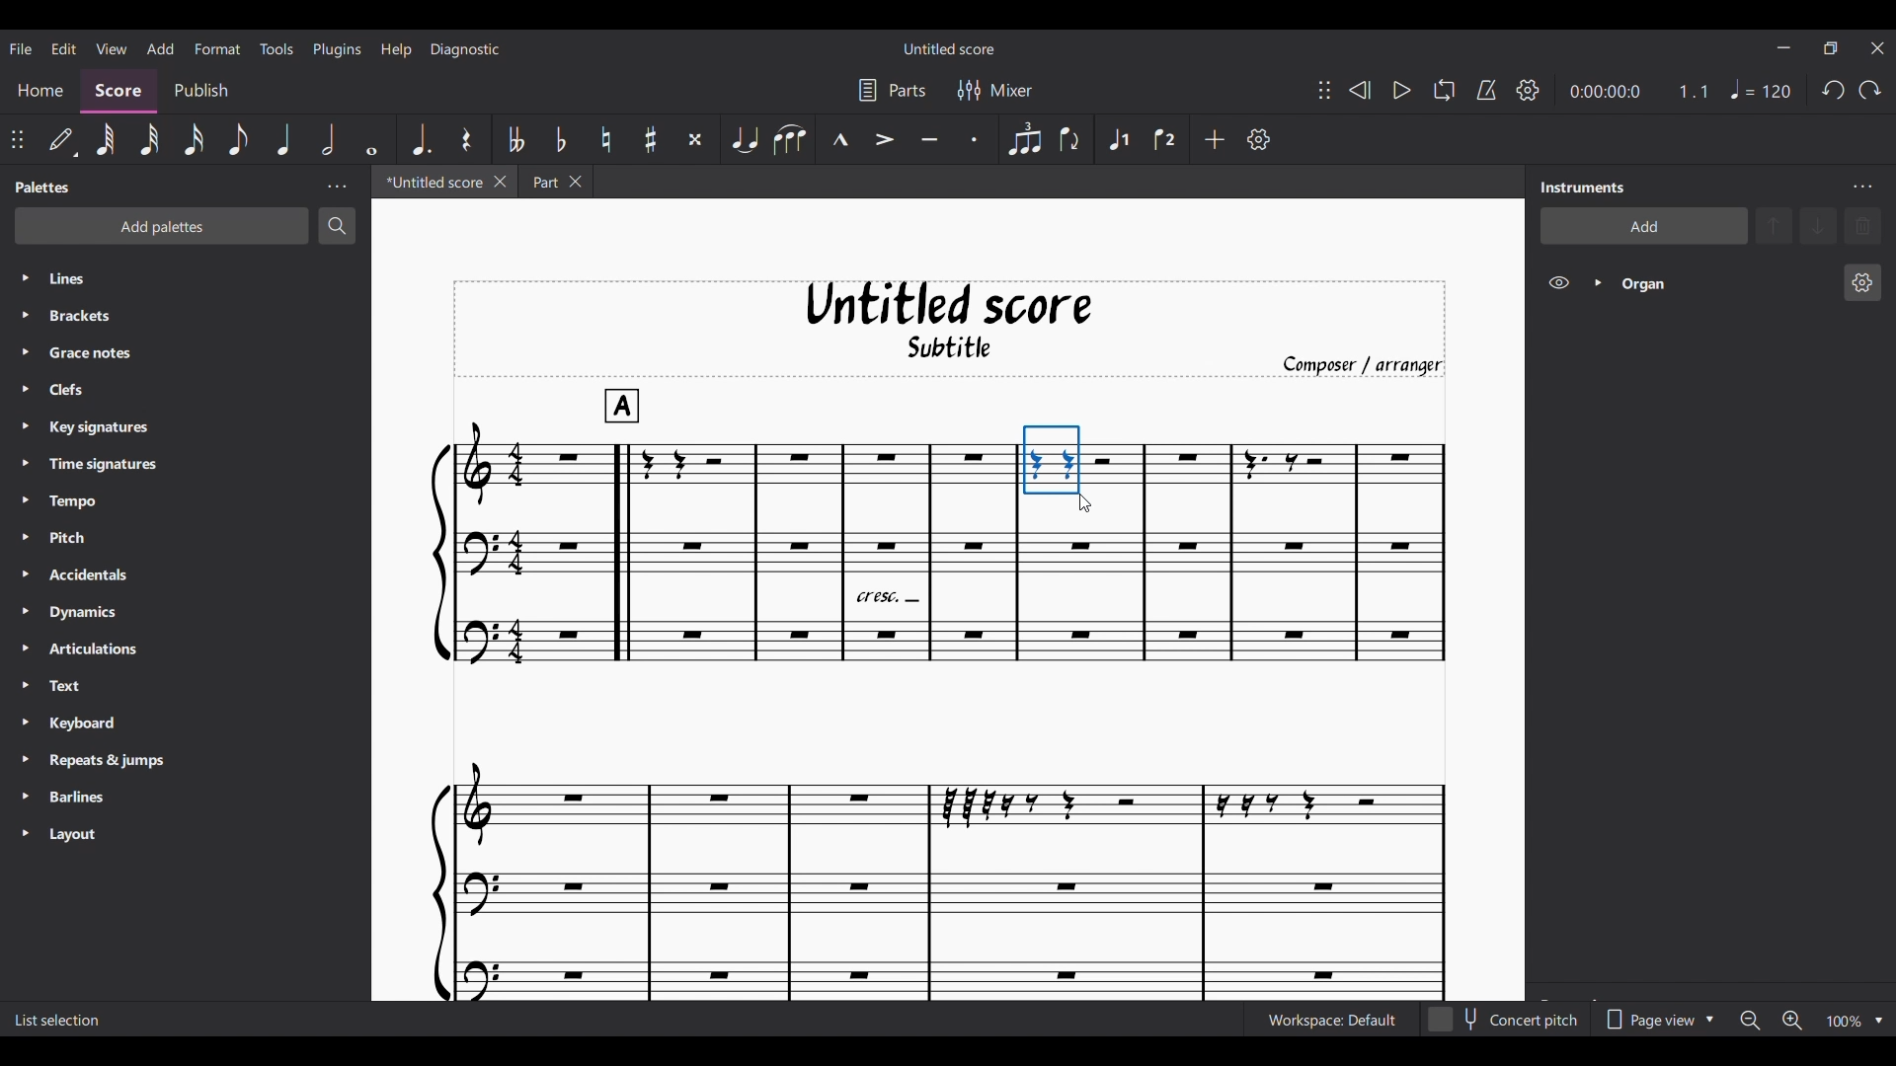 Image resolution: width=1896 pixels, height=1066 pixels. Describe the element at coordinates (651, 140) in the screenshot. I see `Toggle sharp` at that location.